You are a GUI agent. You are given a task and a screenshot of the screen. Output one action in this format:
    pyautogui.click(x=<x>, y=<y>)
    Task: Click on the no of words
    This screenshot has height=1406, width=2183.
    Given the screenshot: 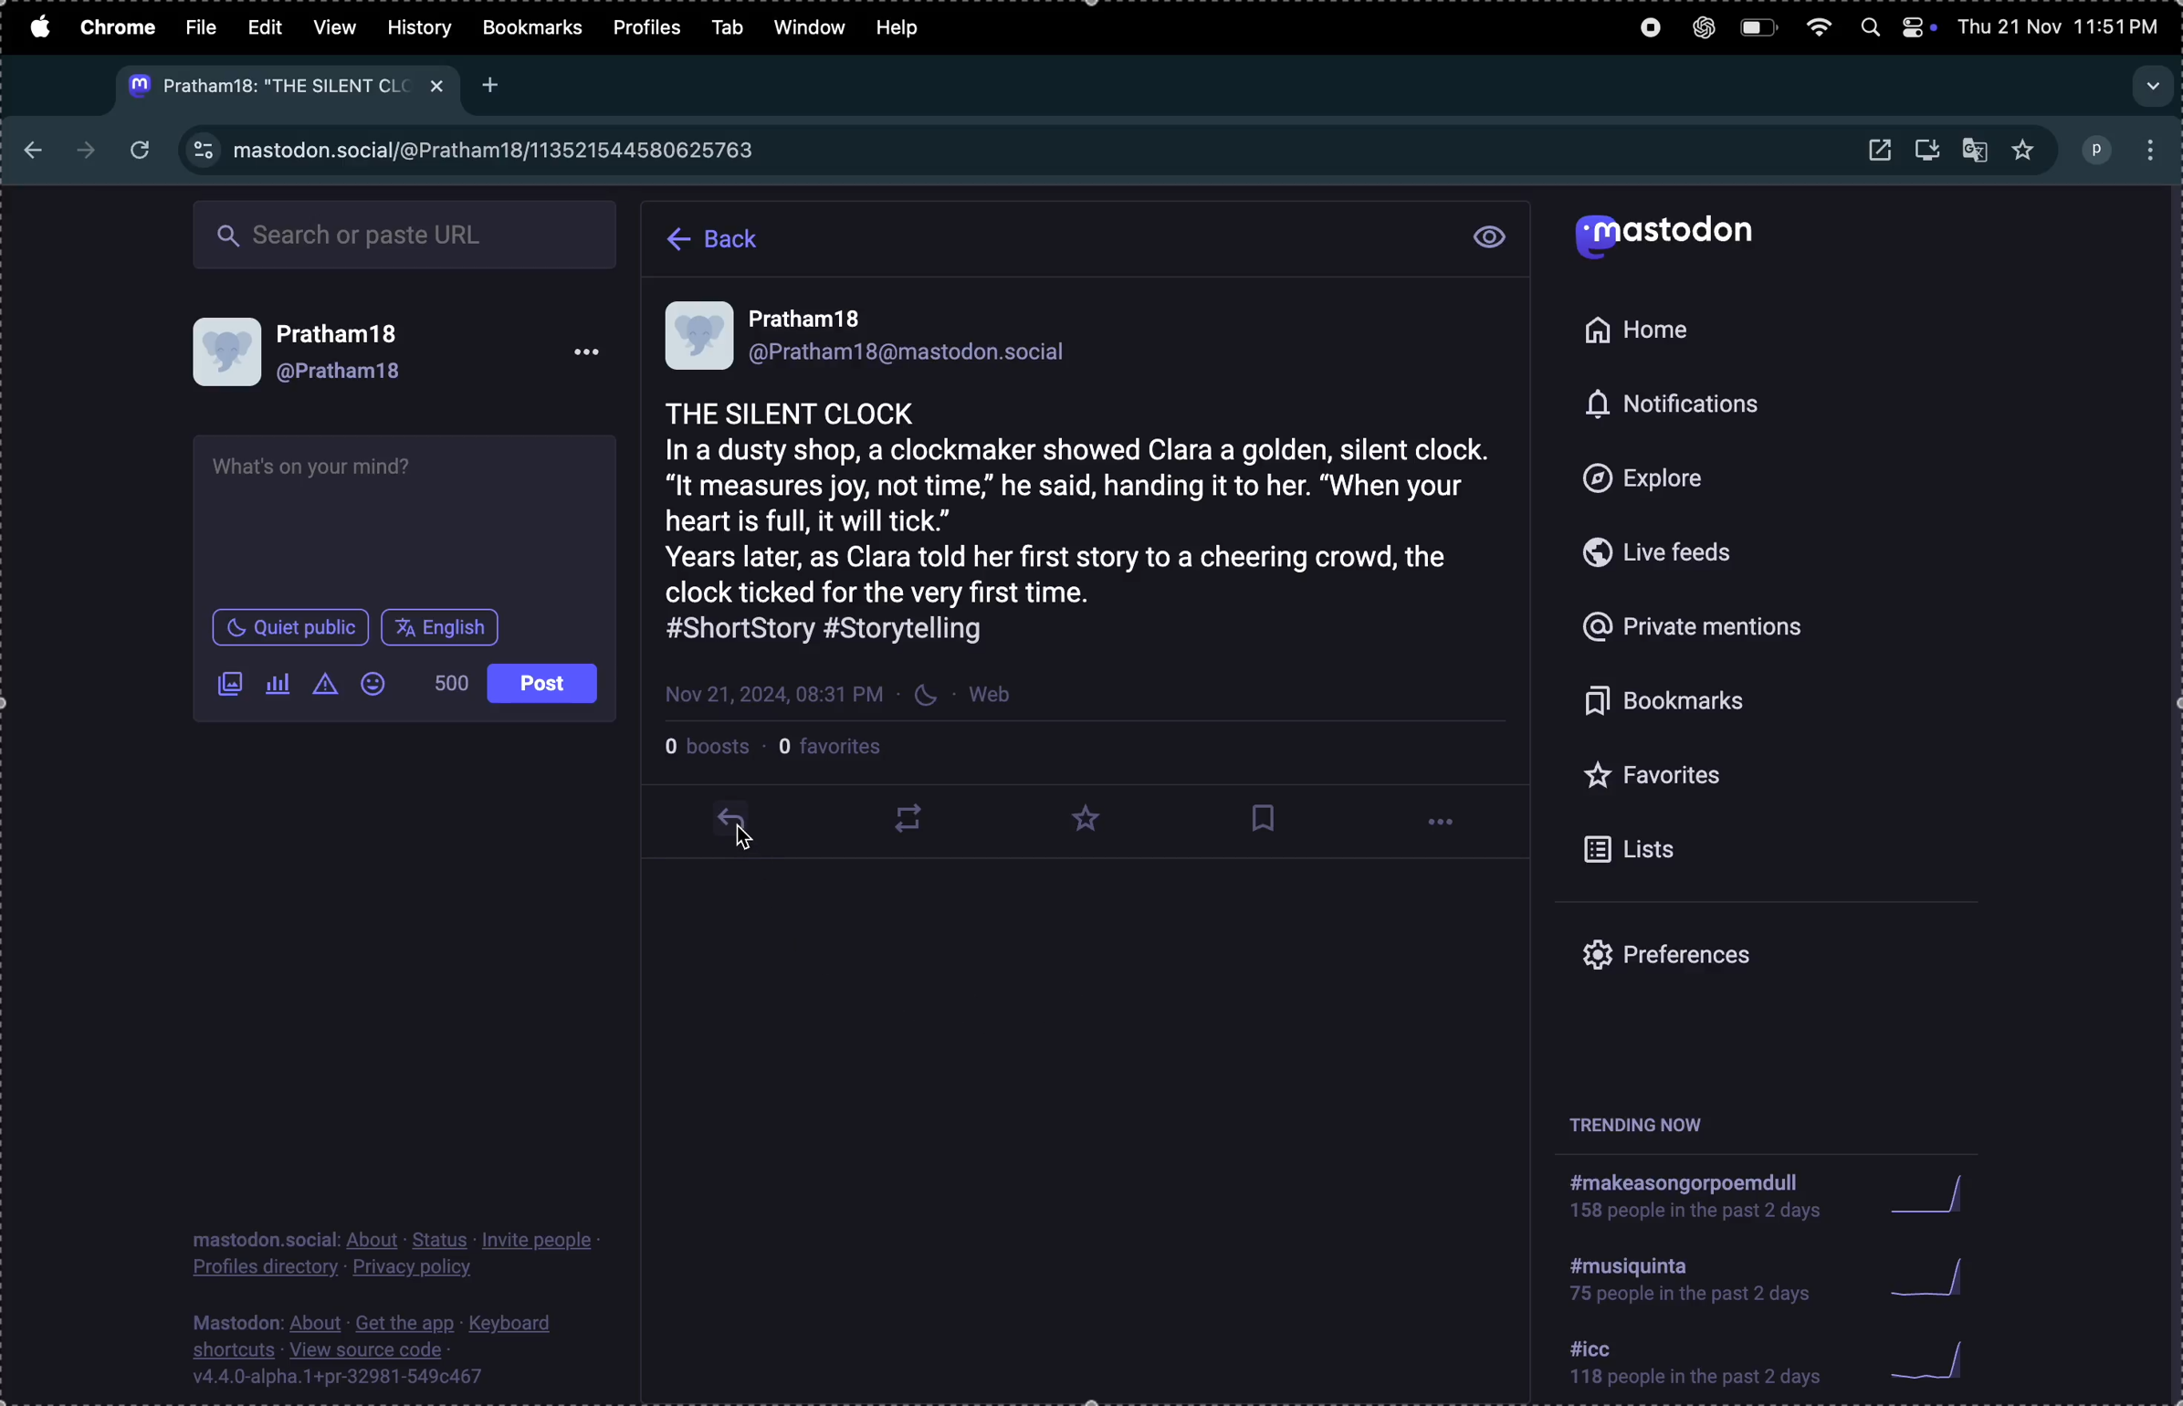 What is the action you would take?
    pyautogui.click(x=443, y=683)
    